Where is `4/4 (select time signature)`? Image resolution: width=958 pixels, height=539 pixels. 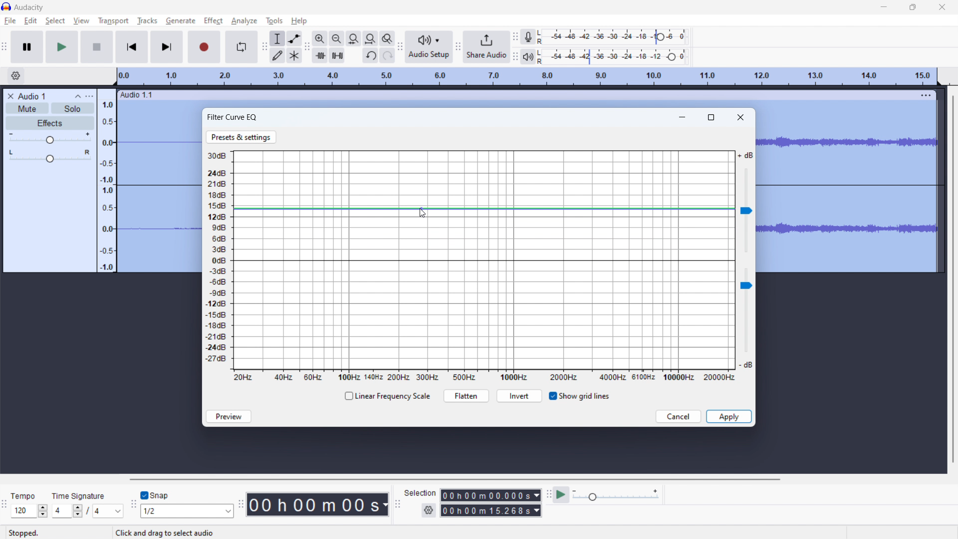
4/4 (select time signature) is located at coordinates (87, 511).